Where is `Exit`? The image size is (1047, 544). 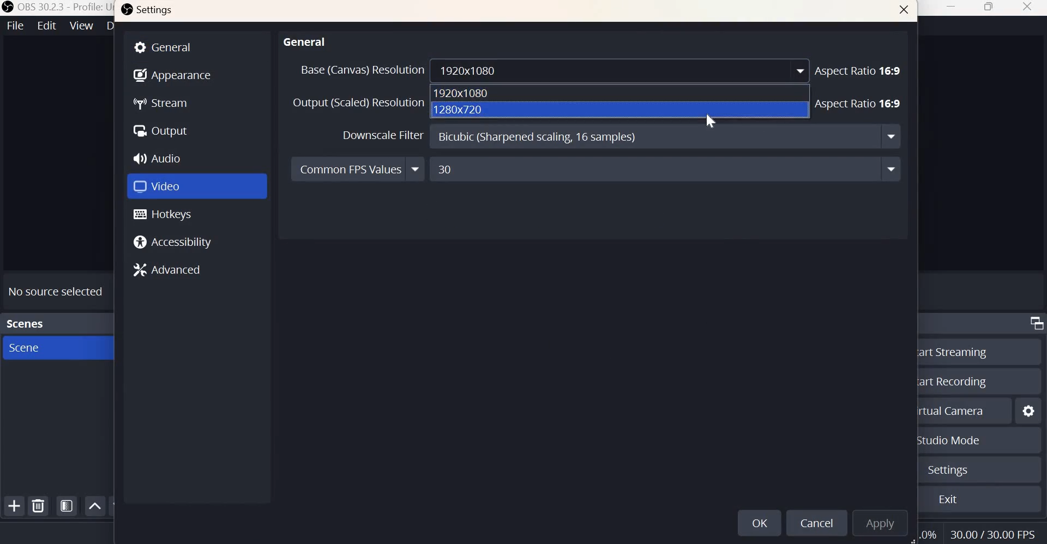 Exit is located at coordinates (948, 500).